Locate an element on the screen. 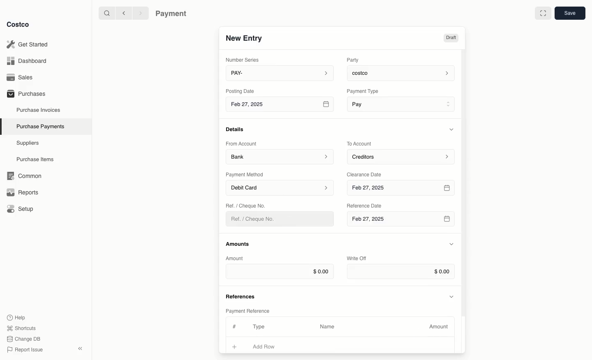 The height and width of the screenshot is (360, 592). Purchase Invoices is located at coordinates (39, 110).